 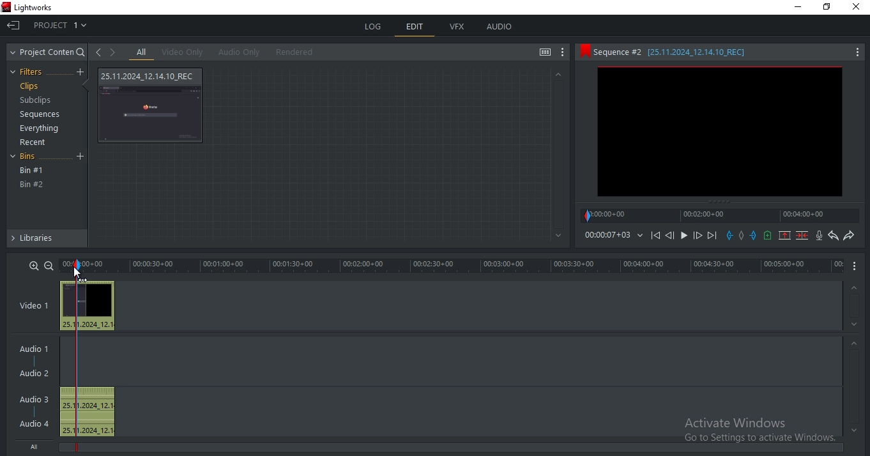 What do you see at coordinates (684, 235) in the screenshot?
I see `Play` at bounding box center [684, 235].